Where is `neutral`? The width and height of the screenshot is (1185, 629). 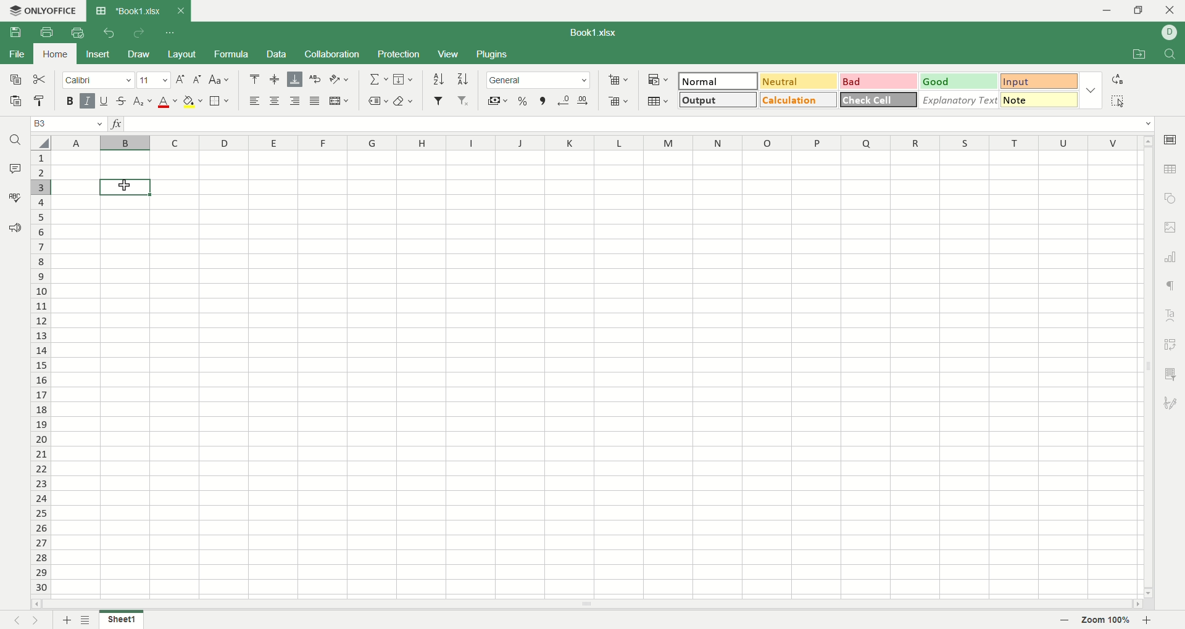
neutral is located at coordinates (799, 81).